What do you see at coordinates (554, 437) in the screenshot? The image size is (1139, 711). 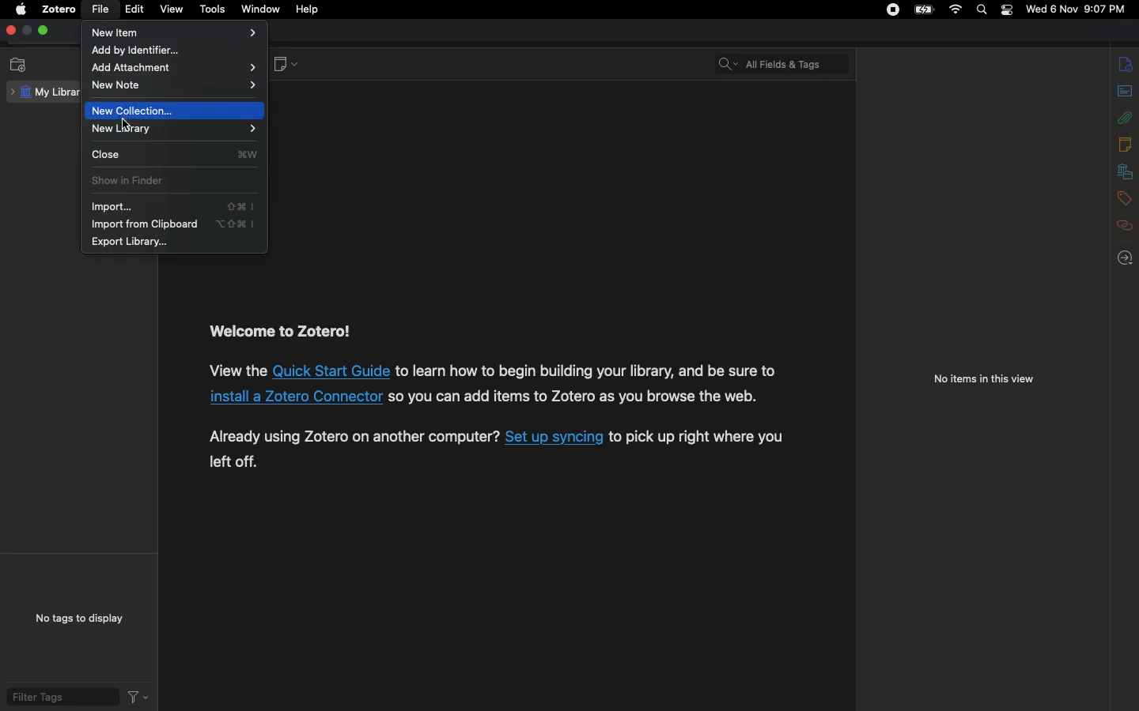 I see `Set up syncing` at bounding box center [554, 437].